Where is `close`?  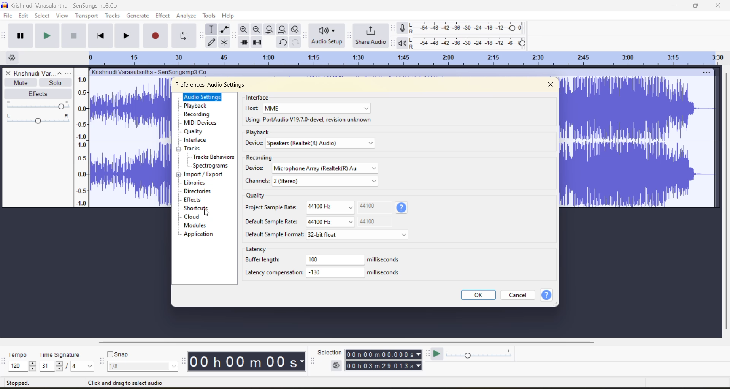
close is located at coordinates (719, 6).